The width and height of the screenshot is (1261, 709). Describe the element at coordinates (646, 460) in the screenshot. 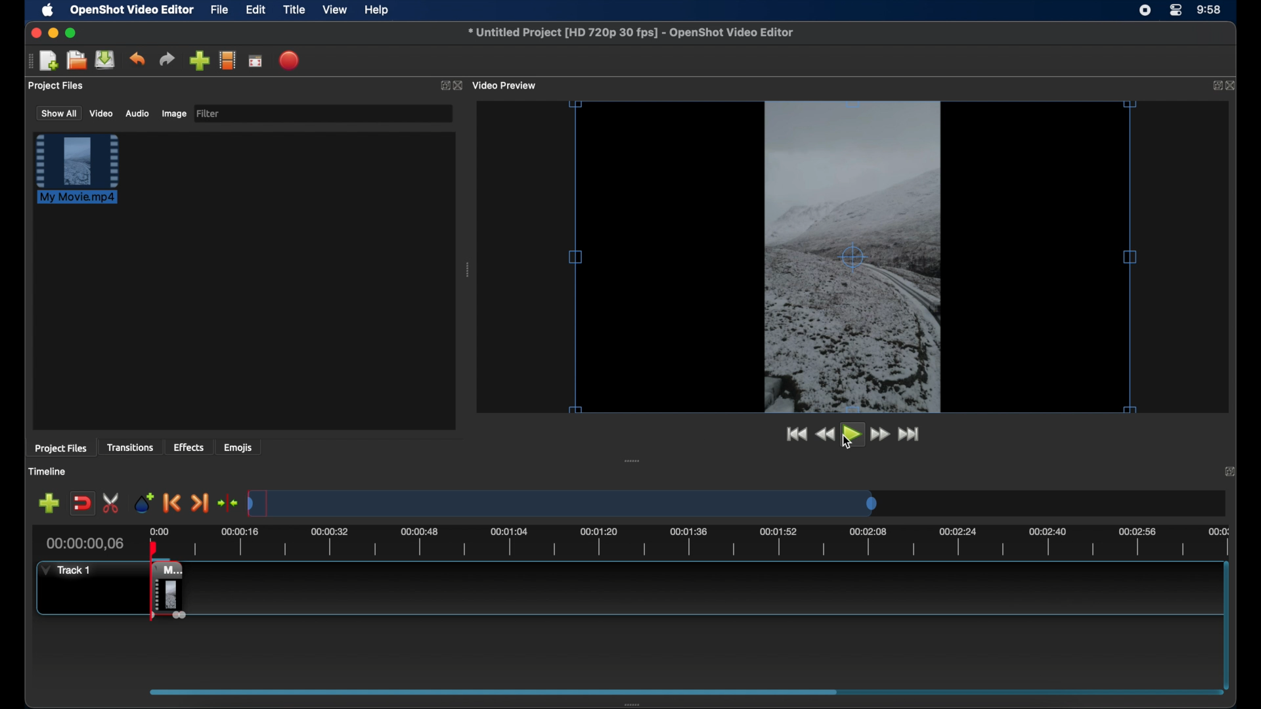

I see `center to left` at that location.